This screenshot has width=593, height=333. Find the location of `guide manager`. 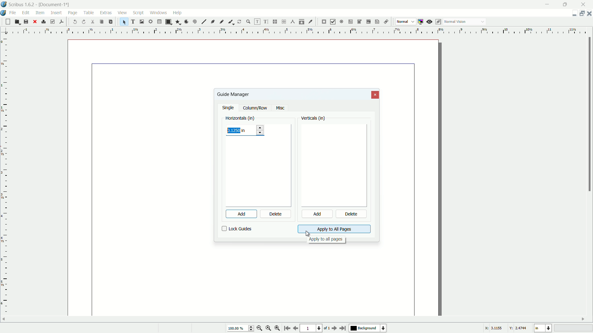

guide manager is located at coordinates (572, 14).